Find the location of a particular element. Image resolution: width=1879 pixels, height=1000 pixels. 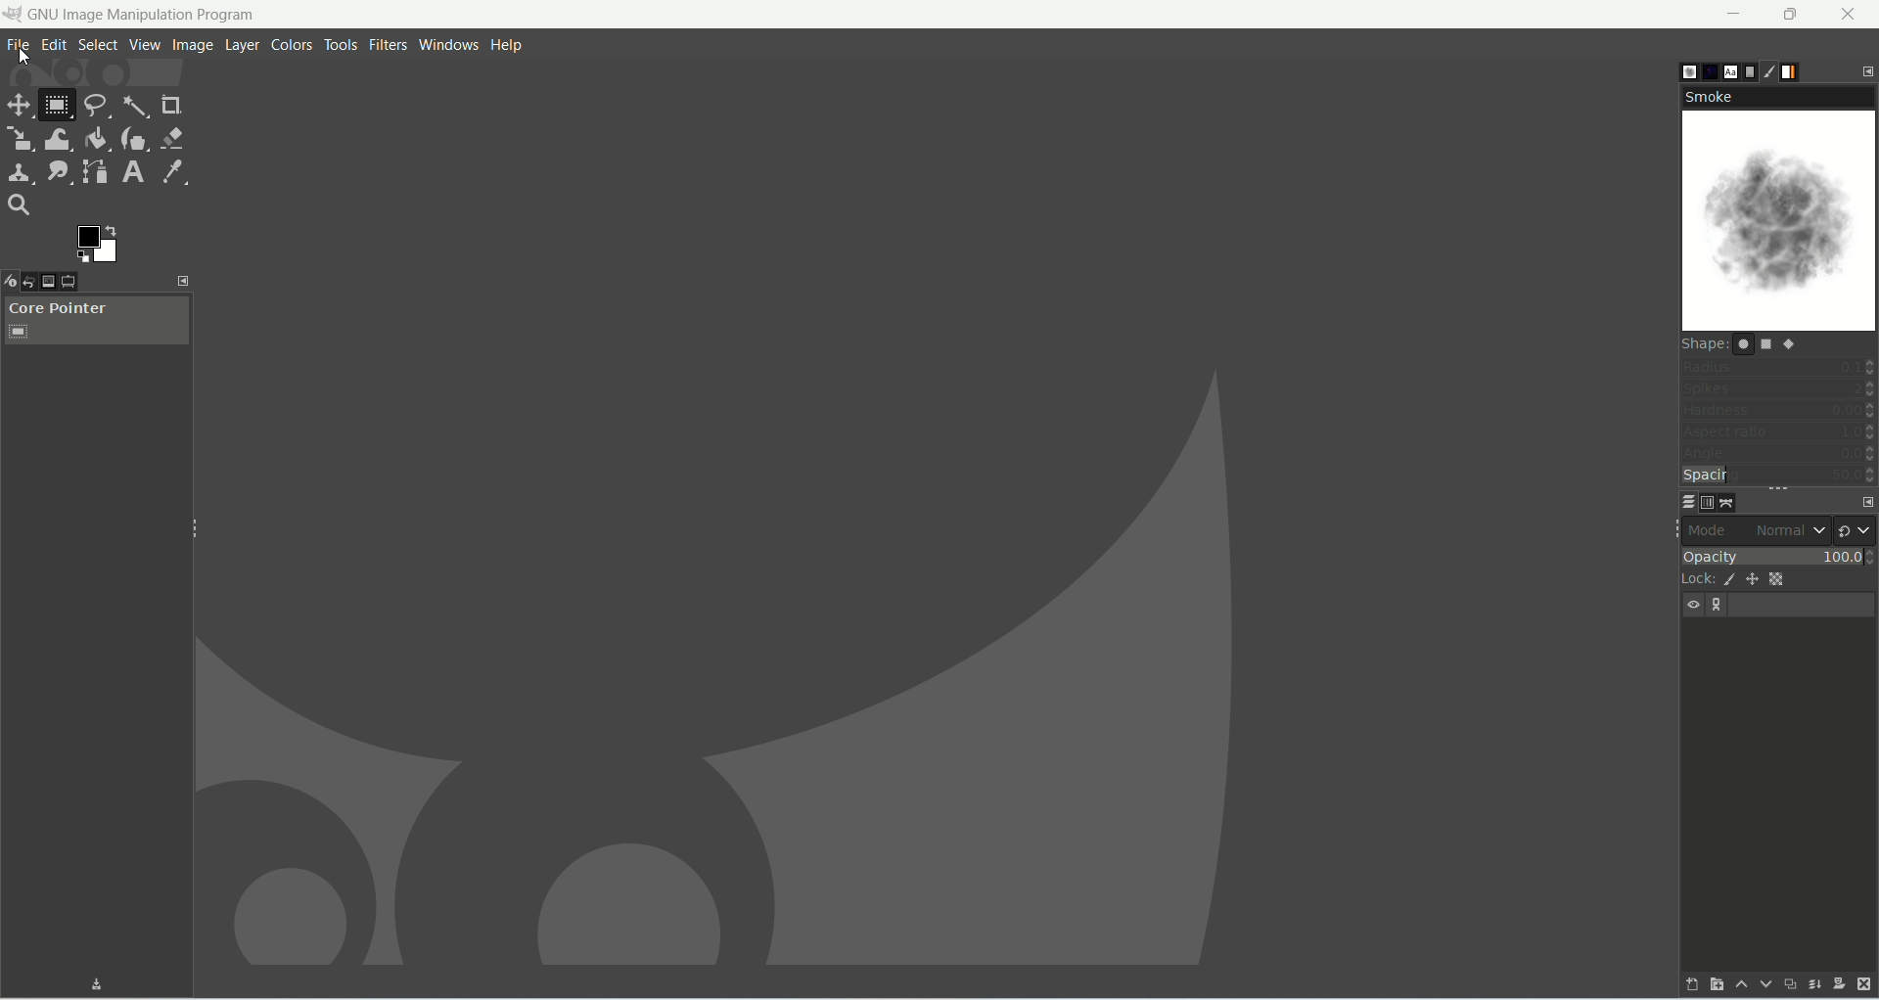

filters is located at coordinates (390, 44).